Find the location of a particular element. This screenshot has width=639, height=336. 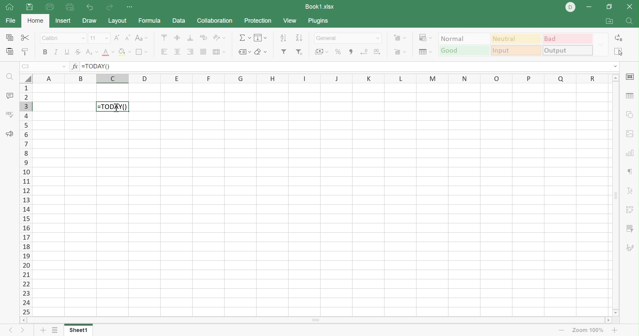

Align Top is located at coordinates (166, 36).